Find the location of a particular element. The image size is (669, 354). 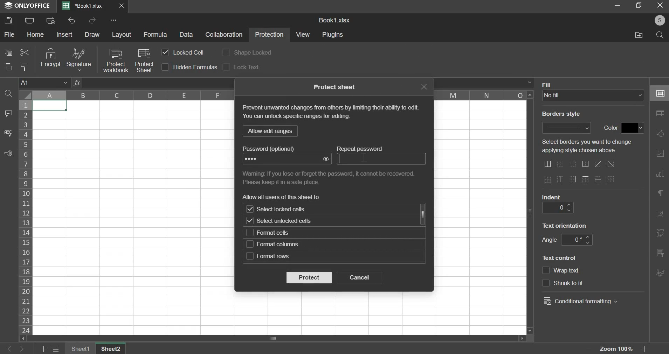

checkbox is located at coordinates (250, 256).